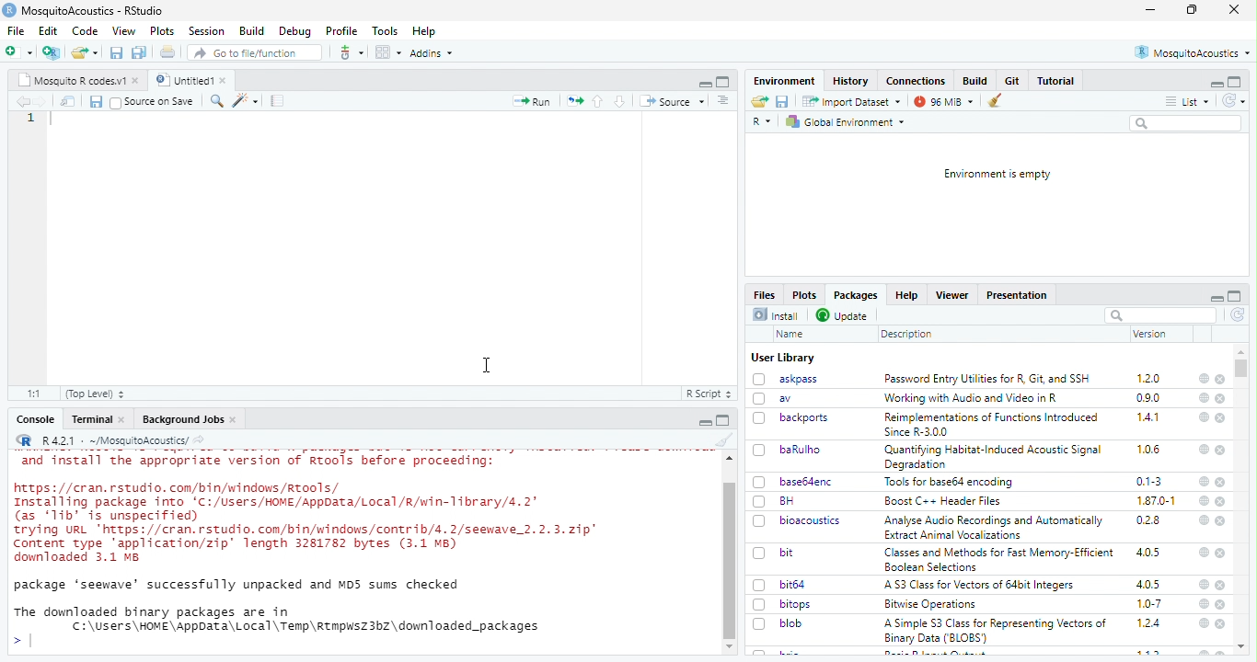 Image resolution: width=1257 pixels, height=662 pixels. I want to click on checkbox, so click(762, 586).